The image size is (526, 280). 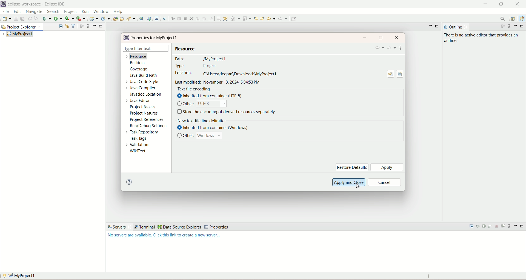 I want to click on project facets, so click(x=142, y=107).